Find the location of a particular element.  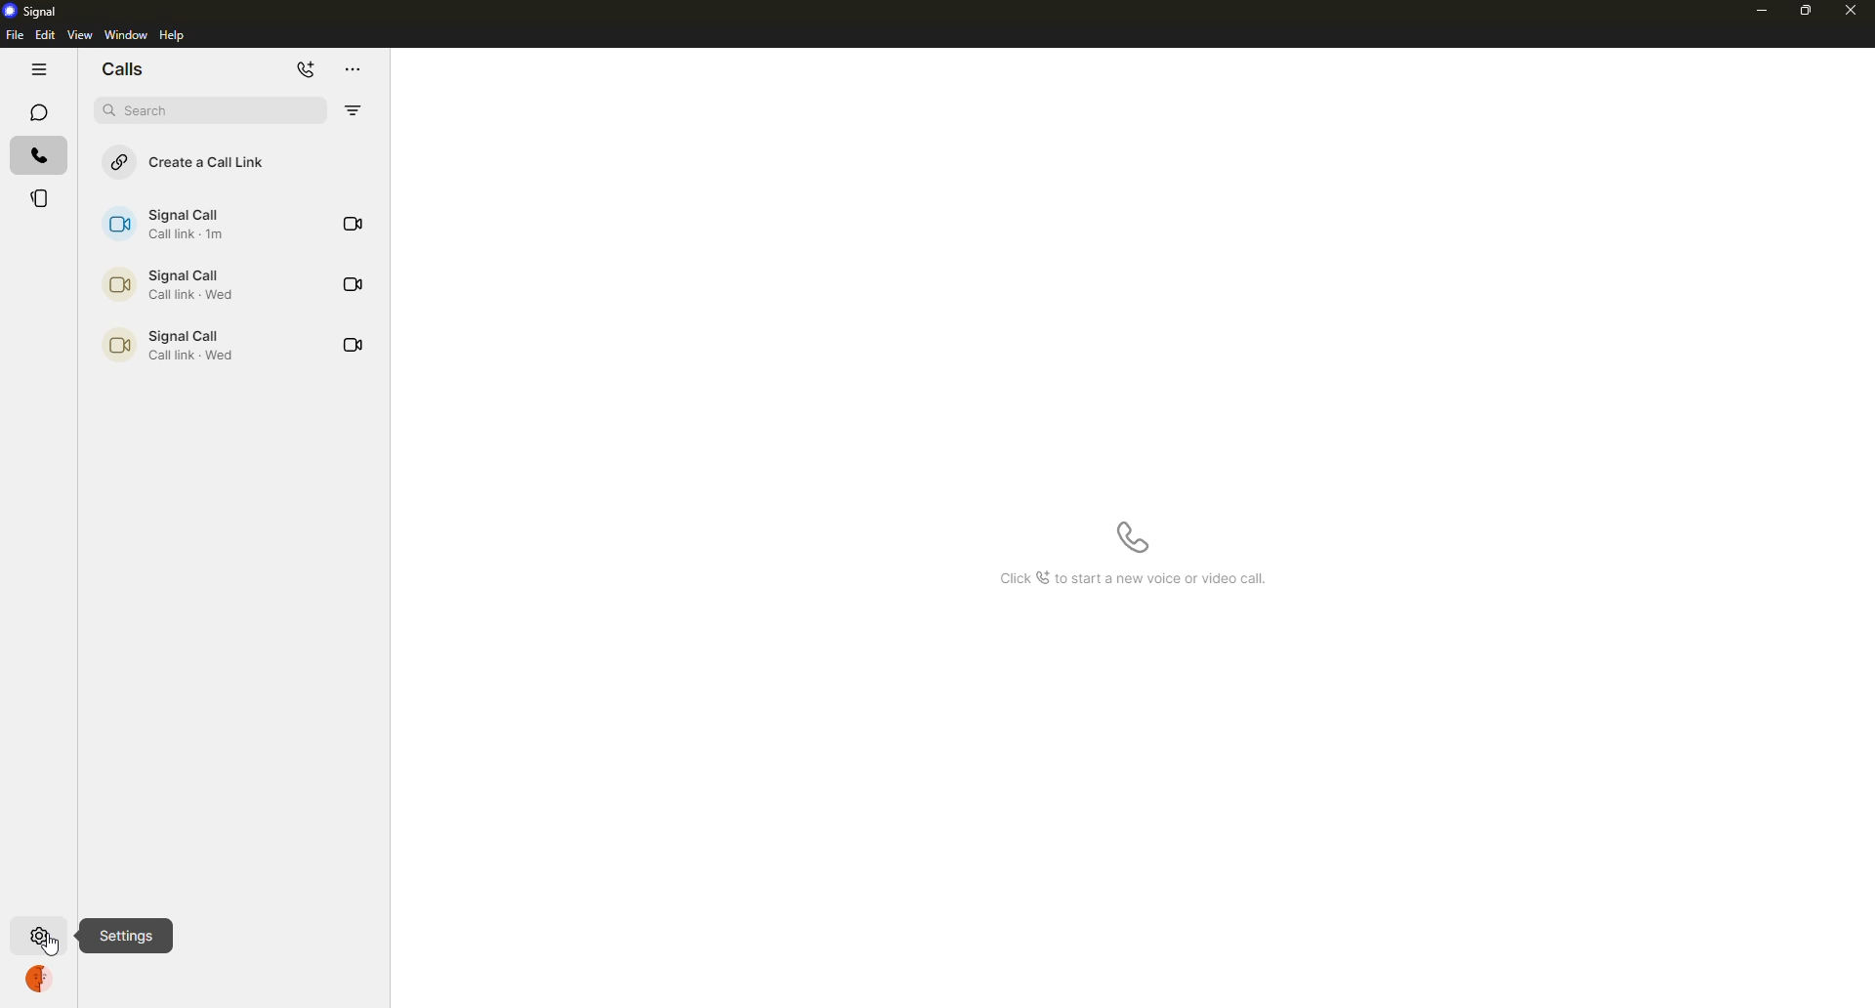

info is located at coordinates (1133, 580).